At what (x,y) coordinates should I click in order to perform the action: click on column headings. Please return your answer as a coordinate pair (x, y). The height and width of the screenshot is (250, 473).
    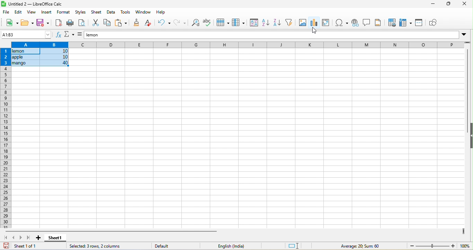
    Looking at the image, I should click on (235, 44).